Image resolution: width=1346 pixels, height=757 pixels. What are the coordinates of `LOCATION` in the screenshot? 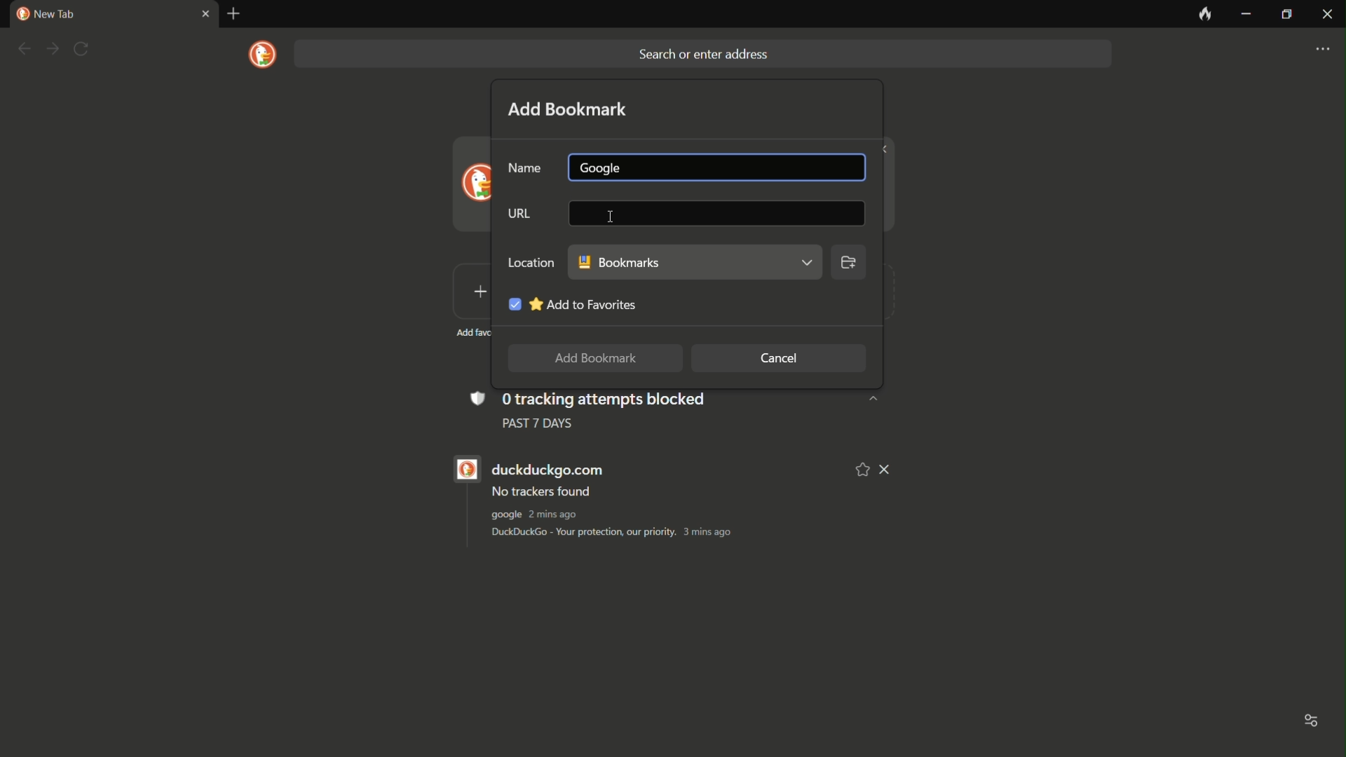 It's located at (529, 261).